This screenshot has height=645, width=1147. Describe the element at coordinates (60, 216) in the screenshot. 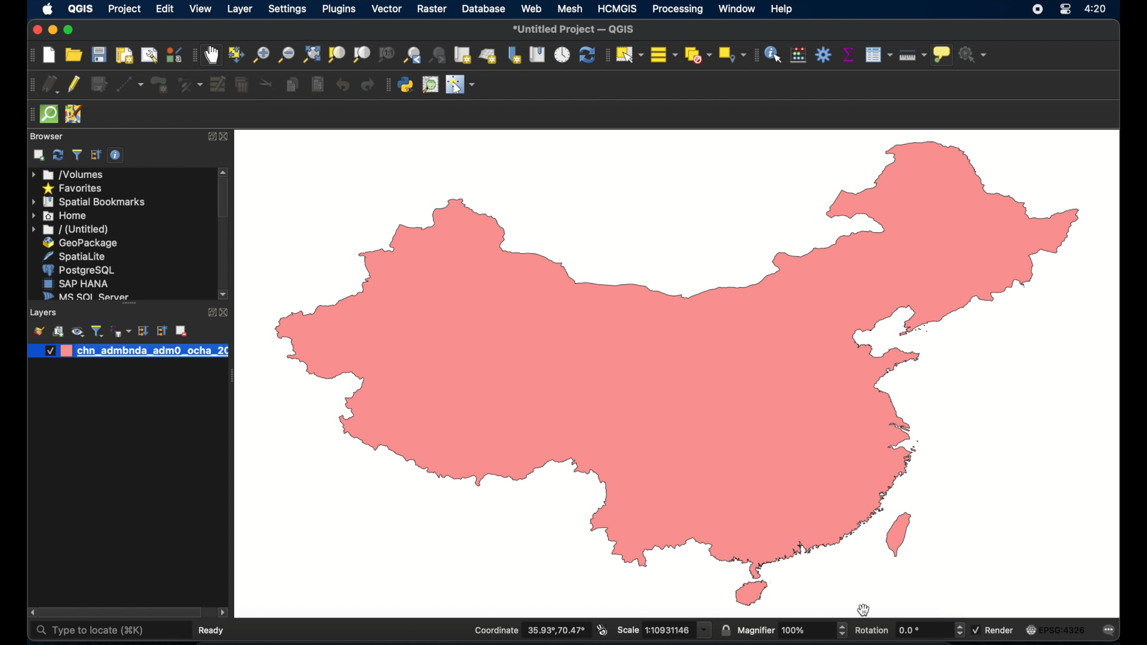

I see `home menu` at that location.